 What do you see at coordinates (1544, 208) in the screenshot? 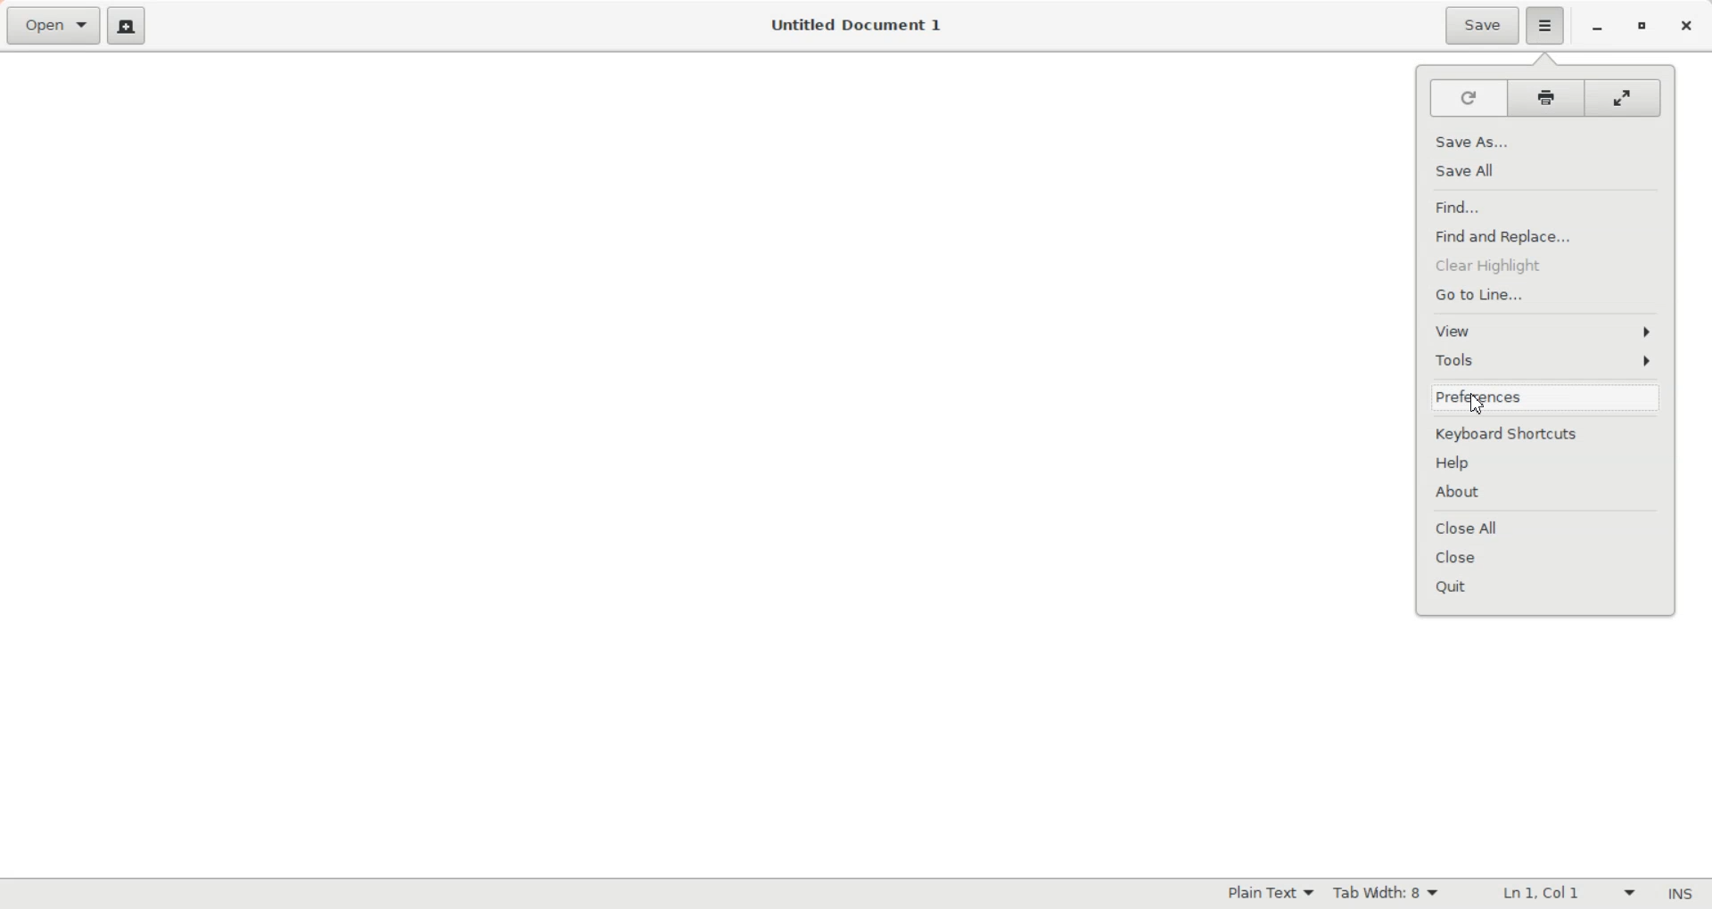
I see `Find` at bounding box center [1544, 208].